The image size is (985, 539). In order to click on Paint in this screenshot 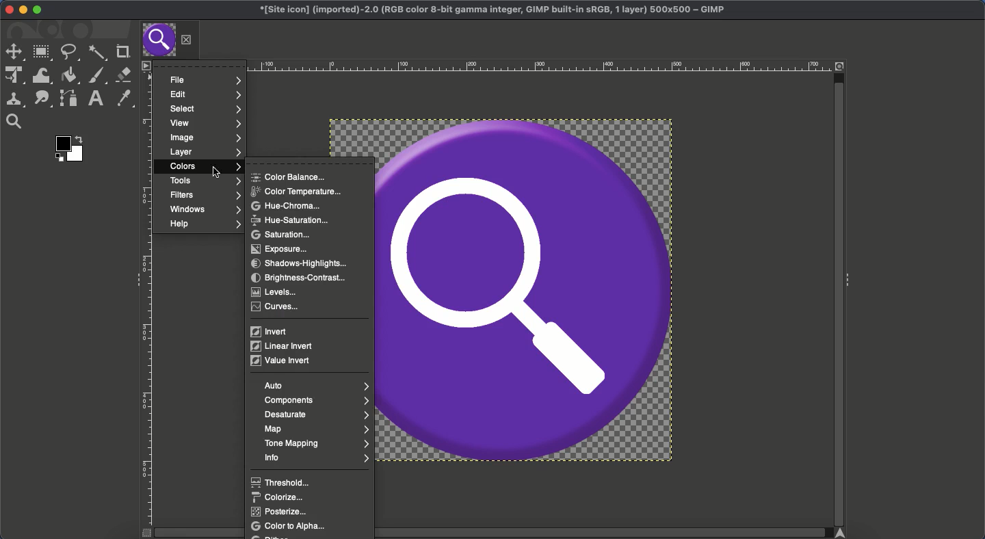, I will do `click(97, 76)`.